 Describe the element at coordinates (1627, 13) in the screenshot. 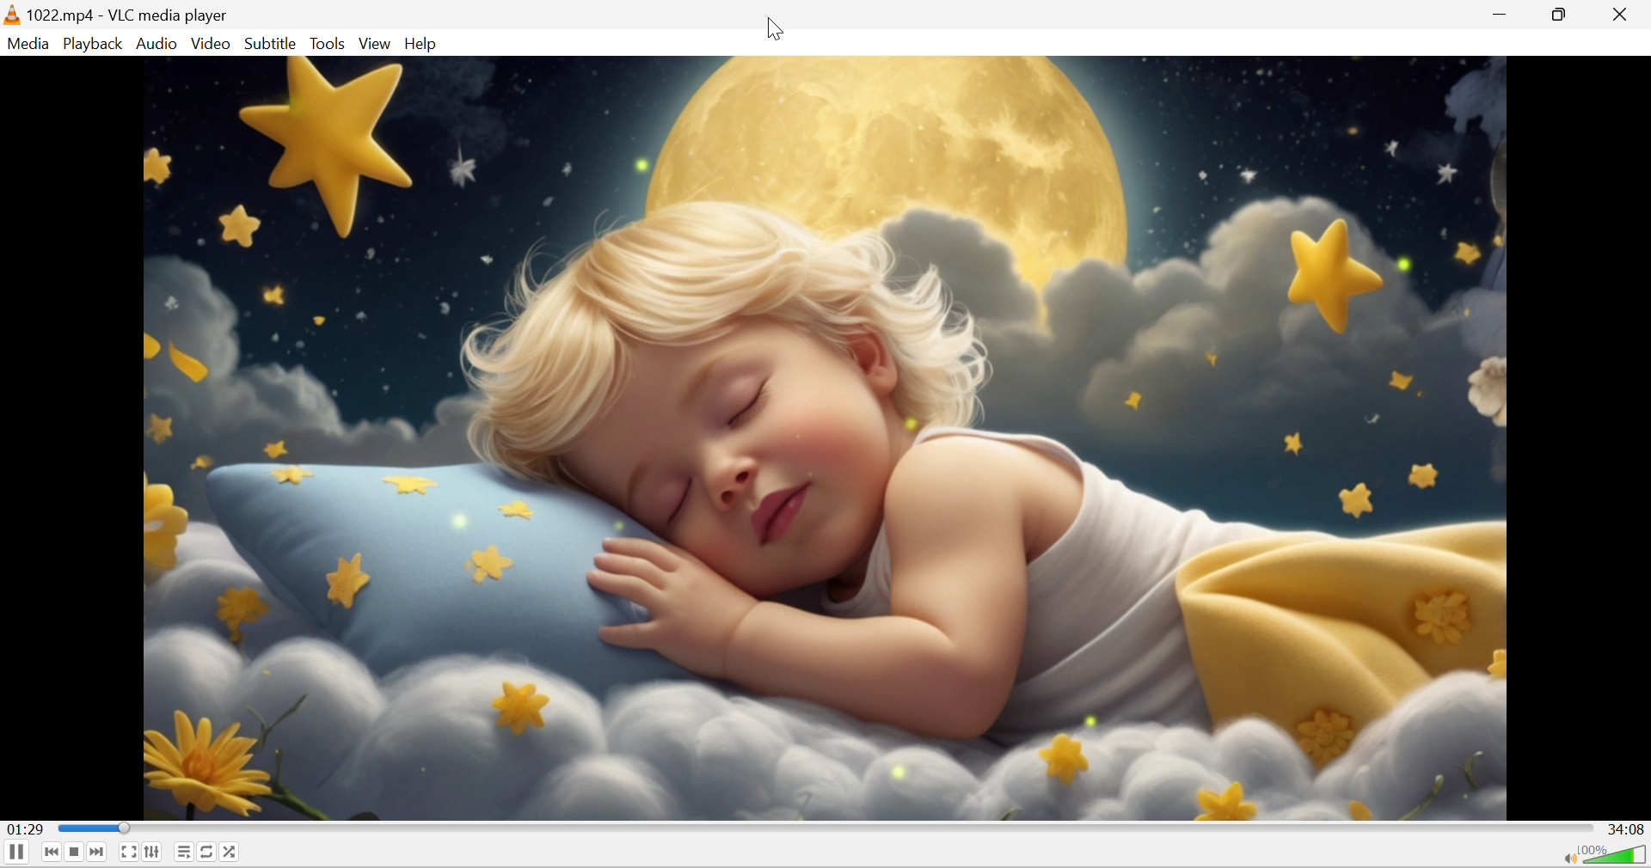

I see `Close` at that location.